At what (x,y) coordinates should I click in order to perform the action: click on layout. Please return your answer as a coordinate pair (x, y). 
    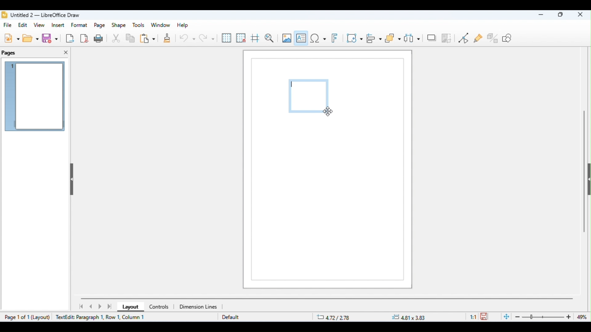
    Looking at the image, I should click on (129, 307).